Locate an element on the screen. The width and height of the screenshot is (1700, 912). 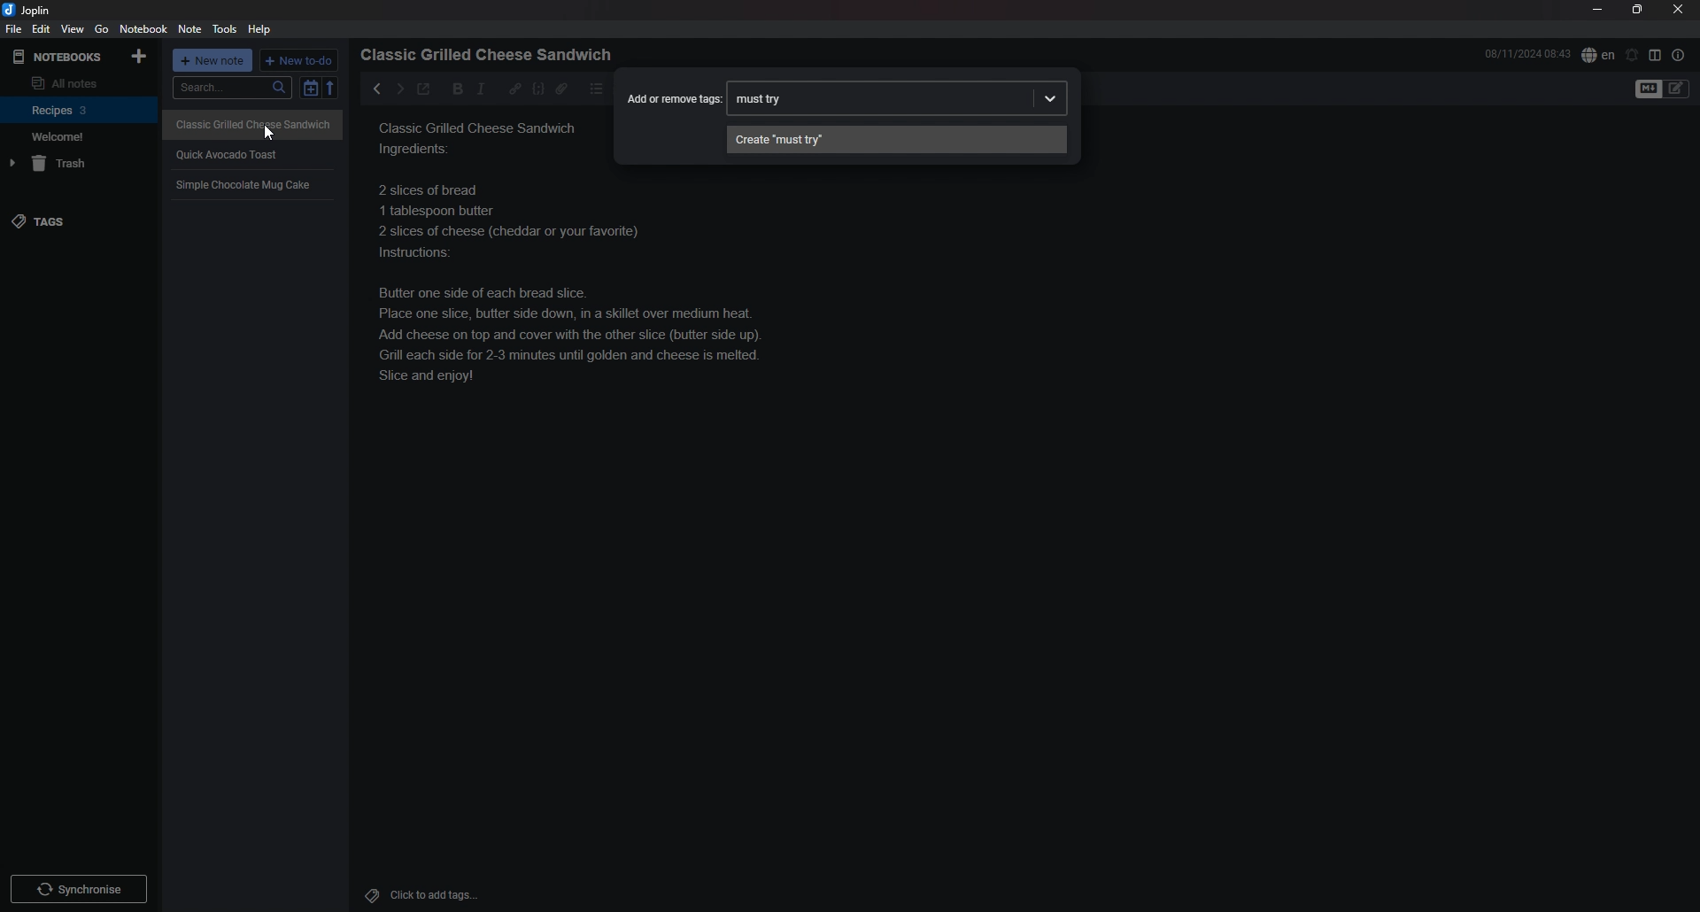
new note is located at coordinates (213, 60).